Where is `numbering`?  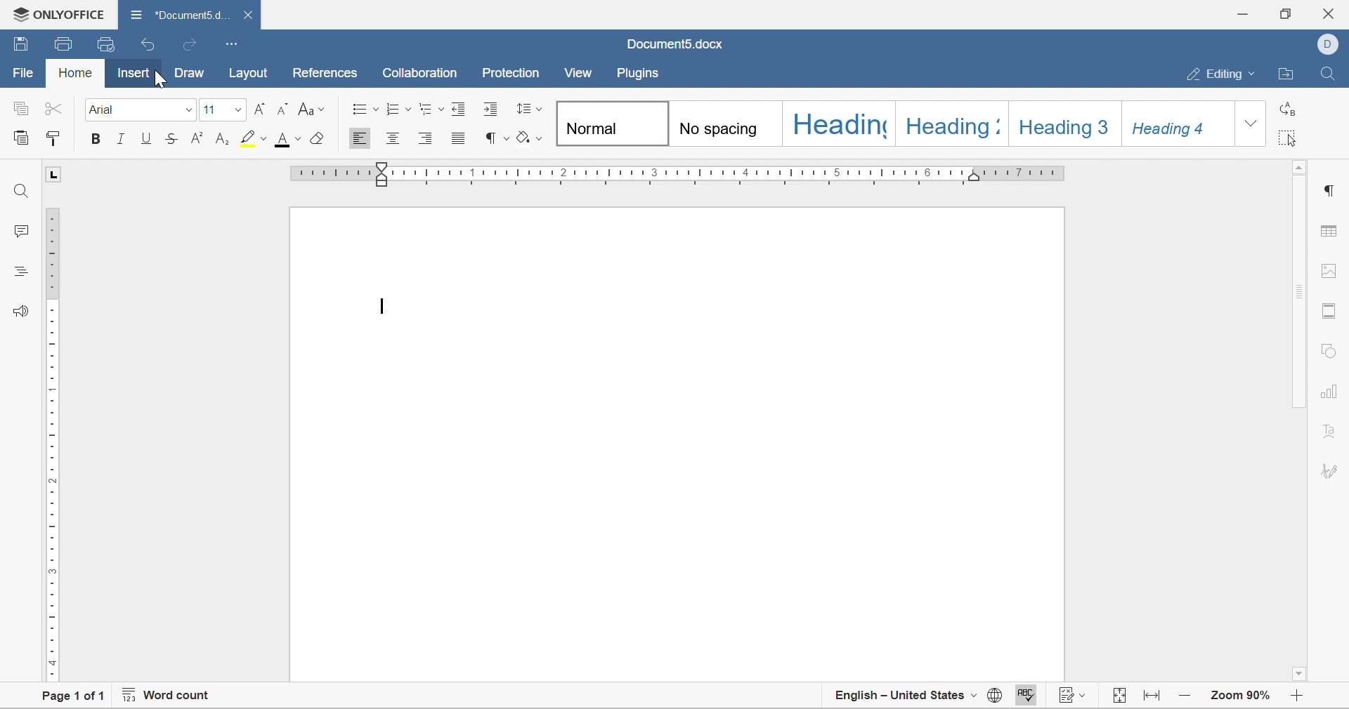
numbering is located at coordinates (396, 109).